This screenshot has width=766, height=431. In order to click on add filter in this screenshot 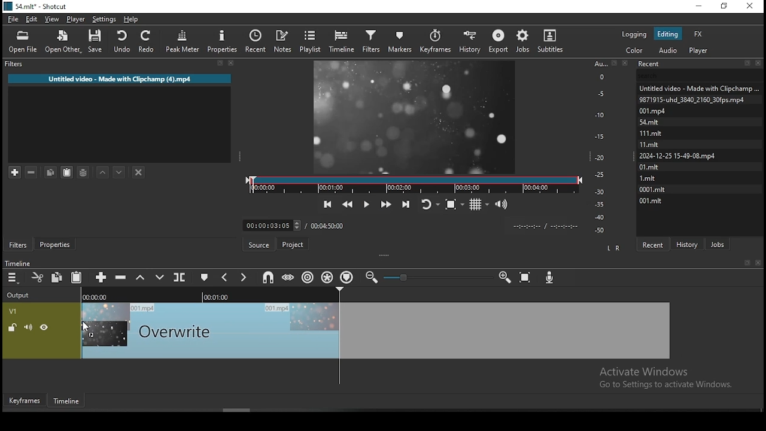, I will do `click(15, 171)`.